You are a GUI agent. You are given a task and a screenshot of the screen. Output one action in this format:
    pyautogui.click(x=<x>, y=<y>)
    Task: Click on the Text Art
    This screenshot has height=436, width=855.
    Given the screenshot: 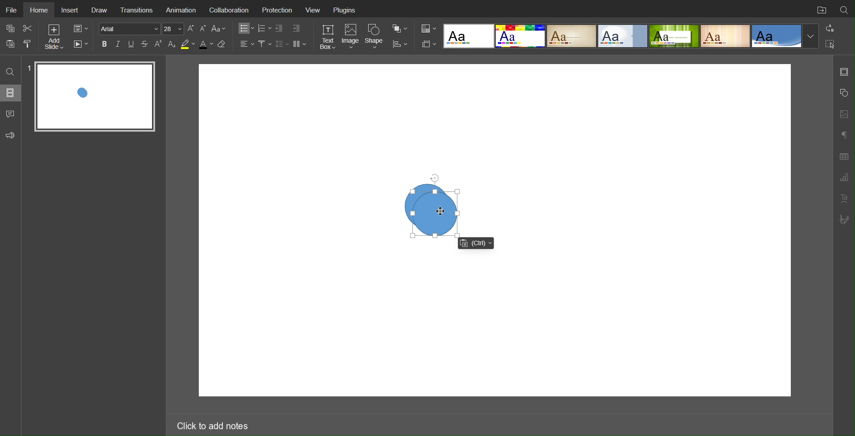 What is the action you would take?
    pyautogui.click(x=844, y=198)
    